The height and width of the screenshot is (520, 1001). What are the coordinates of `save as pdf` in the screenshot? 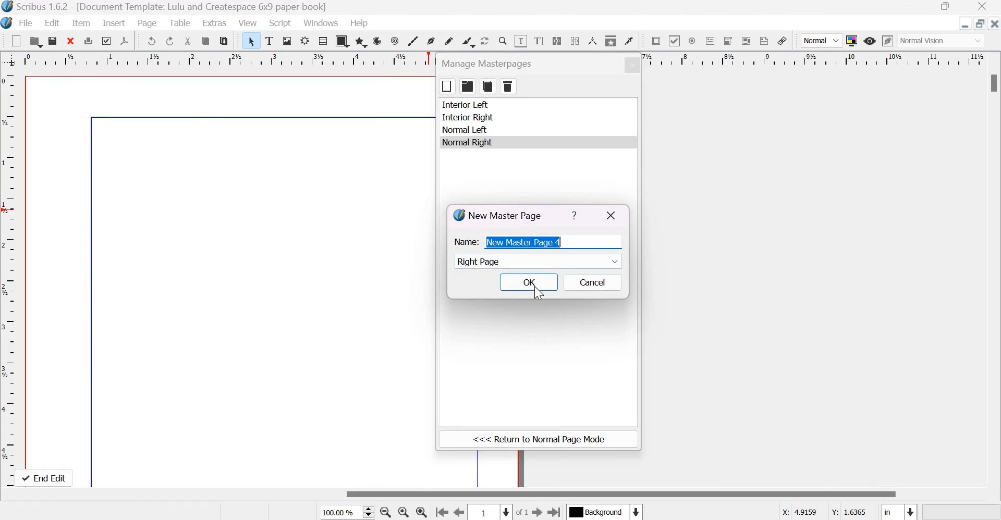 It's located at (126, 41).